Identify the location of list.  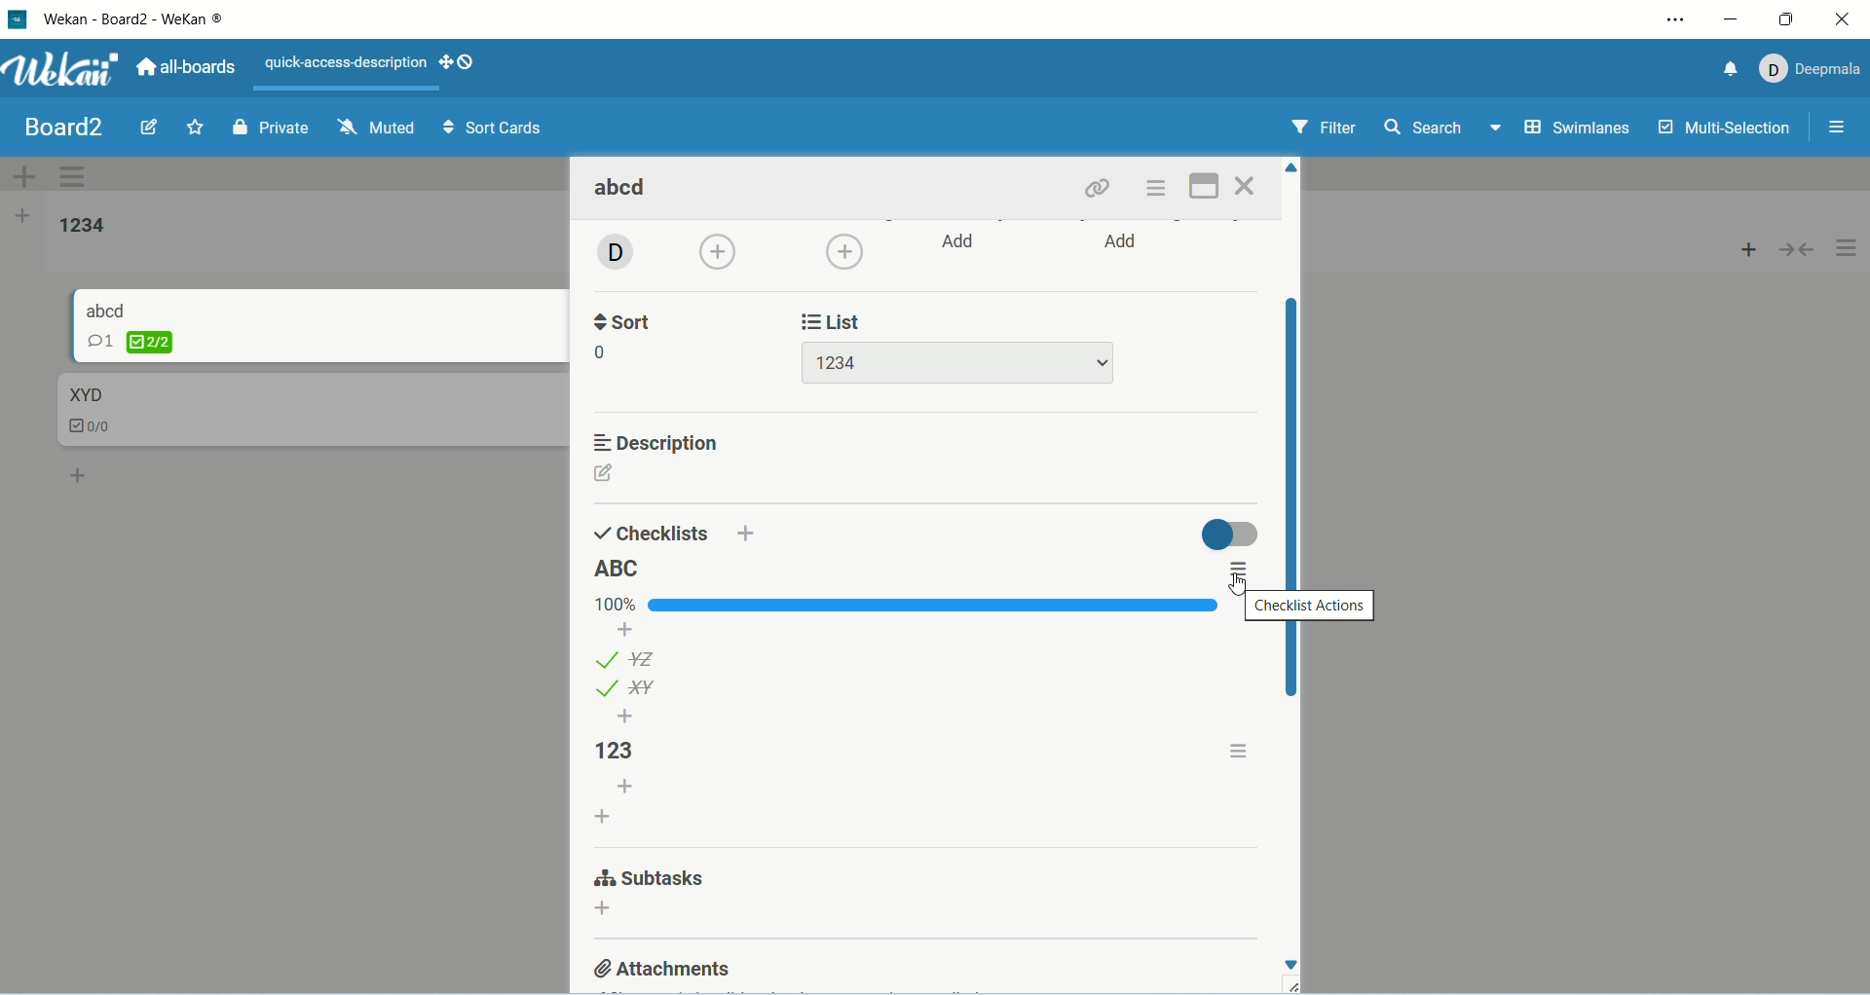
(838, 319).